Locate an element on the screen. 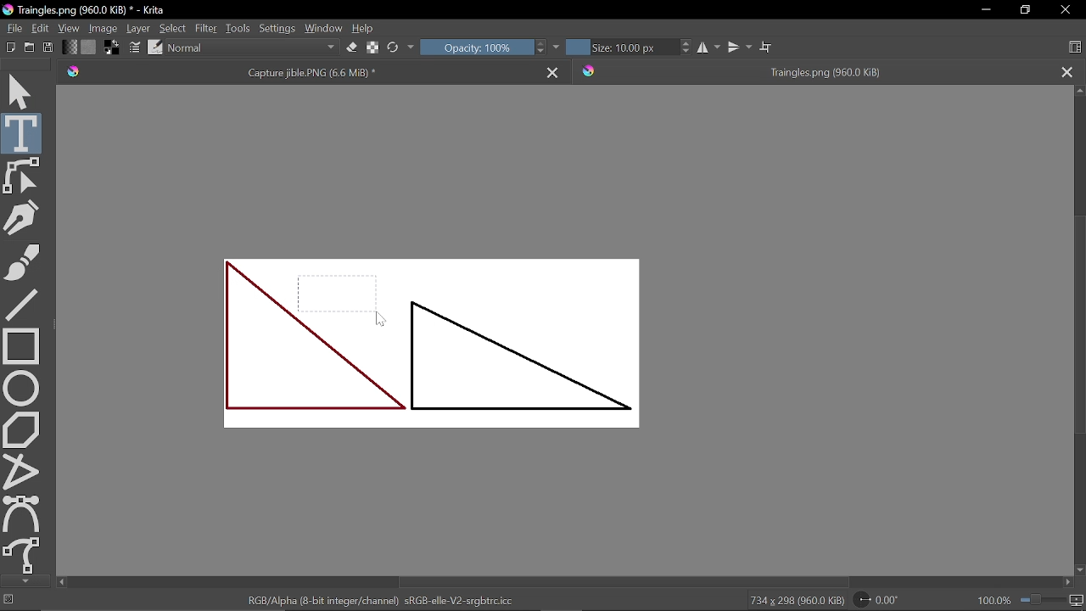 This screenshot has height=611, width=1086. vertical scrollbar is located at coordinates (1077, 322).